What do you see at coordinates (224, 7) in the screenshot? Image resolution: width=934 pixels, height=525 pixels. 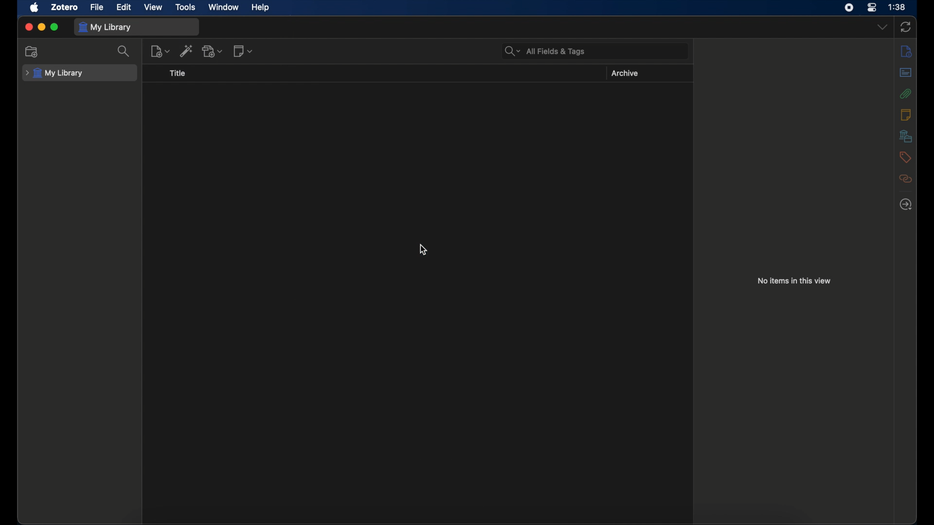 I see `window` at bounding box center [224, 7].